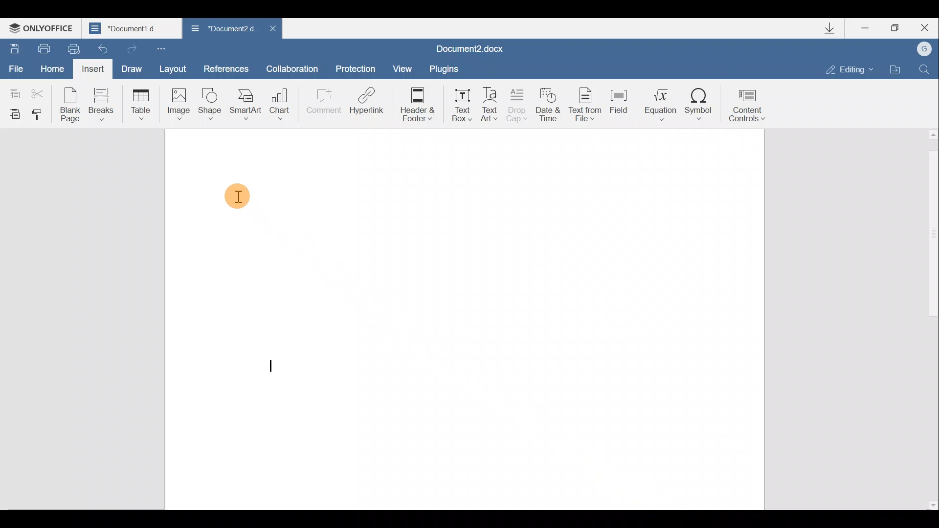 The image size is (939, 528). What do you see at coordinates (658, 104) in the screenshot?
I see `Equation` at bounding box center [658, 104].